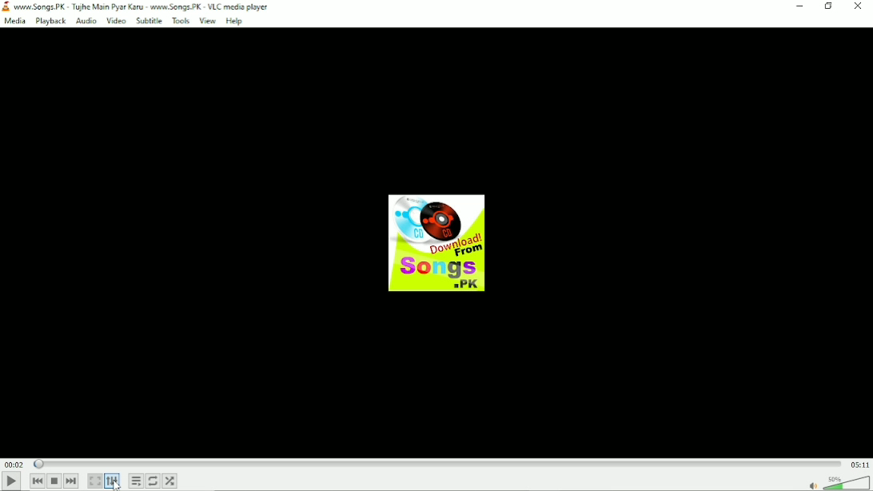  I want to click on Toggle between loop all, loop one and no loop, so click(153, 481).